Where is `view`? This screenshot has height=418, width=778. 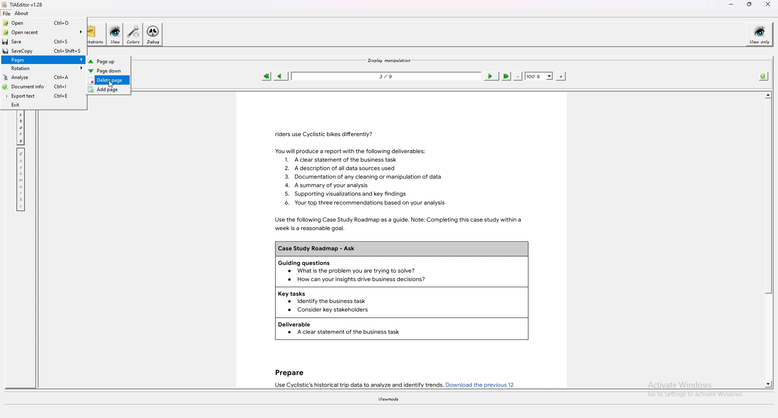 view is located at coordinates (115, 34).